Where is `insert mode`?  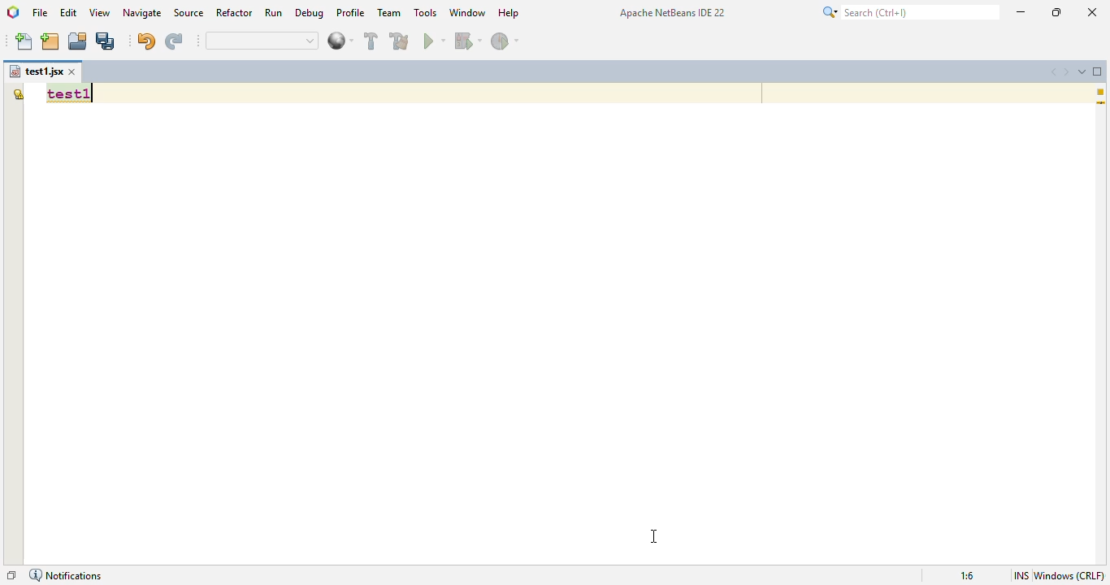
insert mode is located at coordinates (1022, 576).